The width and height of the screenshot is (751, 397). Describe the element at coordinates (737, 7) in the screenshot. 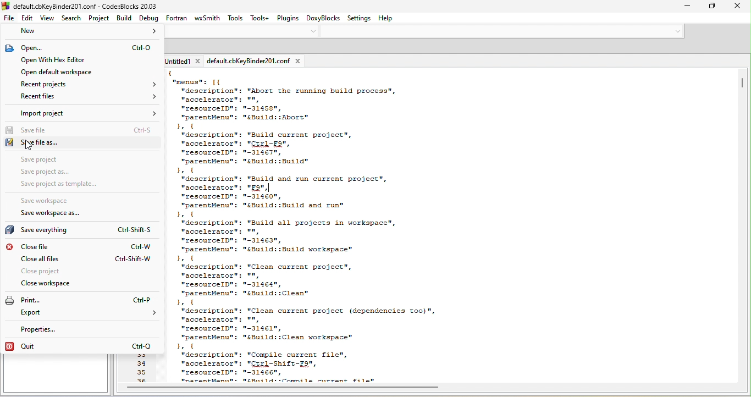

I see `close` at that location.